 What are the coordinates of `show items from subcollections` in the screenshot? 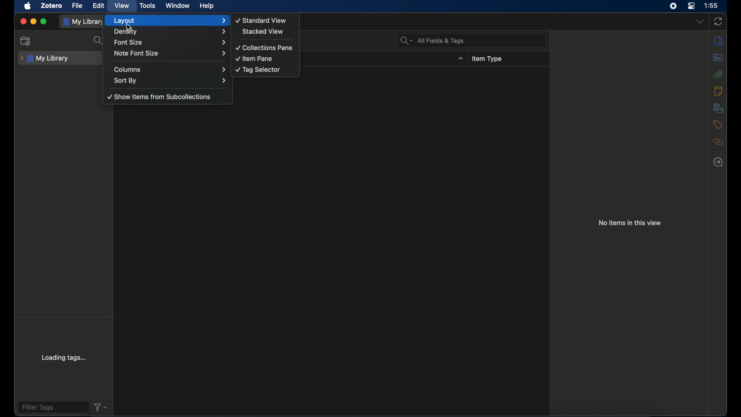 It's located at (159, 97).